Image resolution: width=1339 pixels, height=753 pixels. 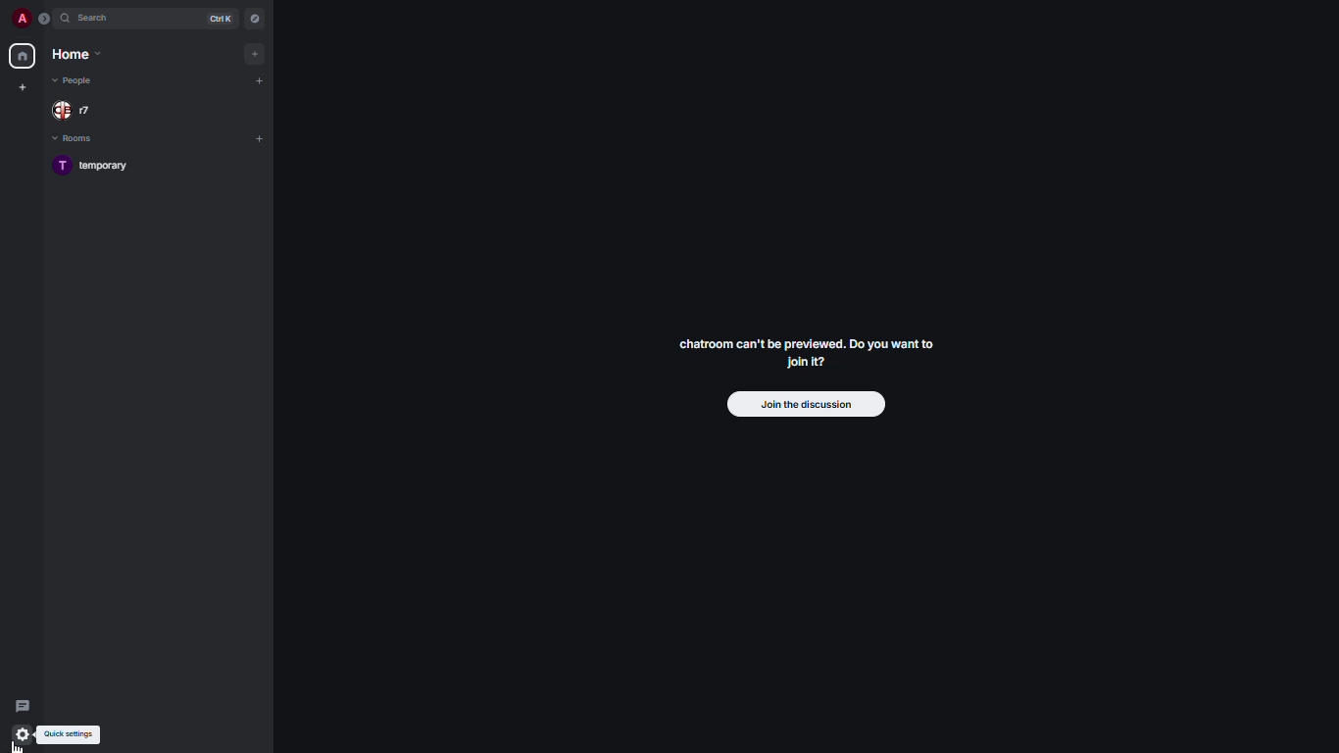 What do you see at coordinates (22, 19) in the screenshot?
I see `profile` at bounding box center [22, 19].